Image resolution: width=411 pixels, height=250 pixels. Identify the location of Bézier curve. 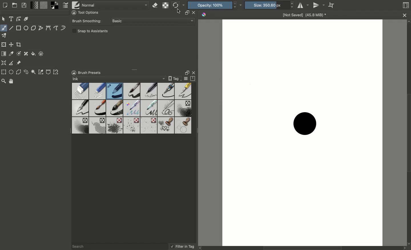
(49, 29).